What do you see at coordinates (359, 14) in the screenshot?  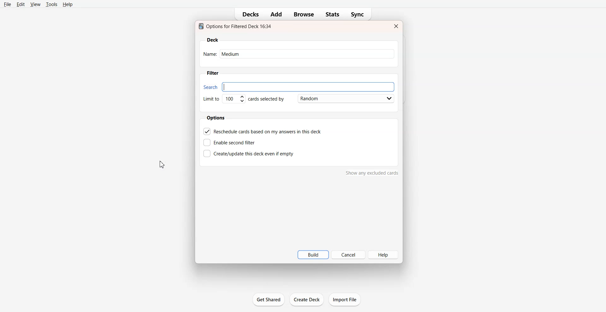 I see `Sync` at bounding box center [359, 14].